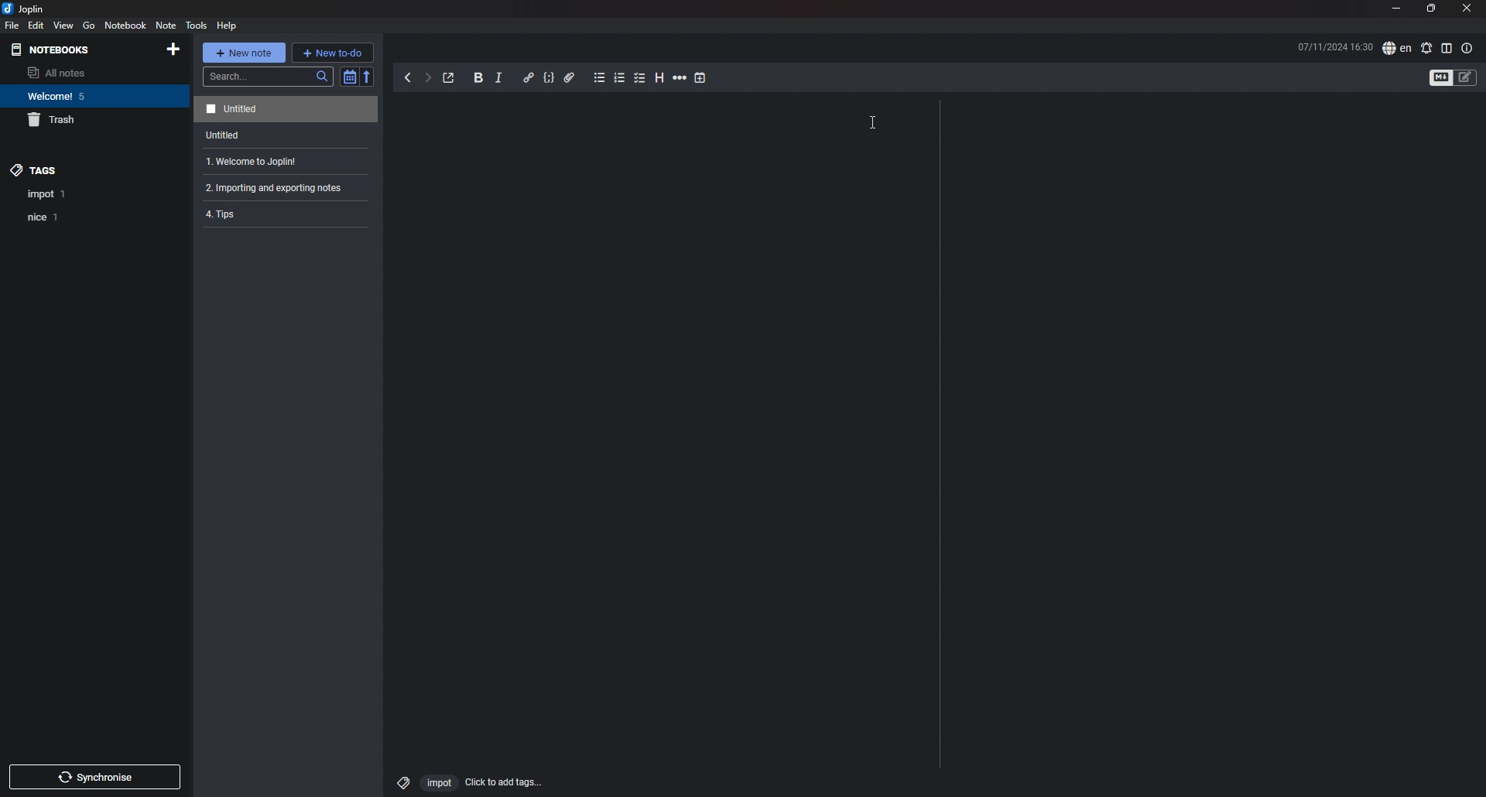 The width and height of the screenshot is (1486, 797). What do you see at coordinates (217, 137) in the screenshot?
I see `Untitled` at bounding box center [217, 137].